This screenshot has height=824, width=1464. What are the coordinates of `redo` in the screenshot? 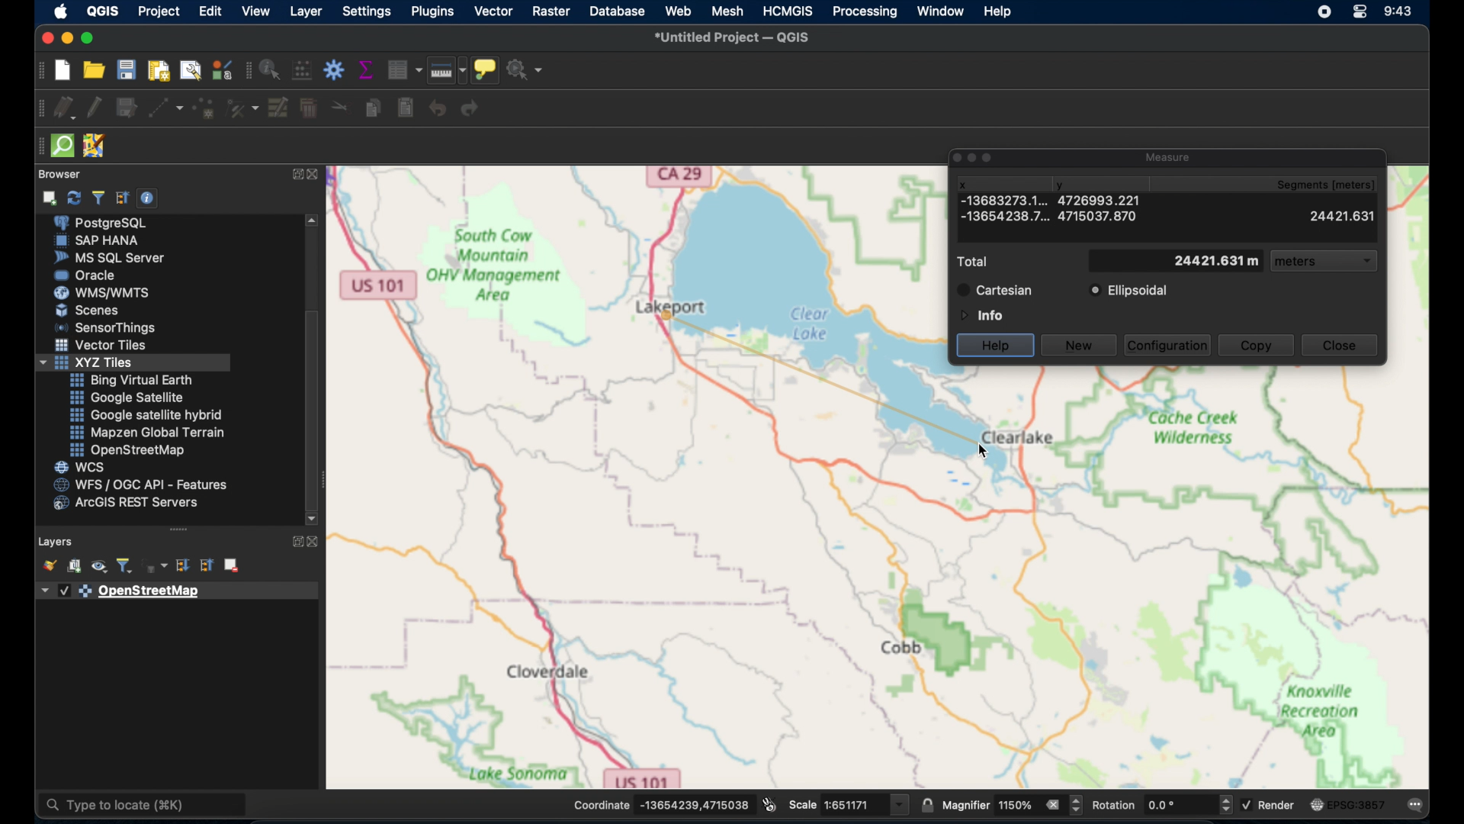 It's located at (473, 110).